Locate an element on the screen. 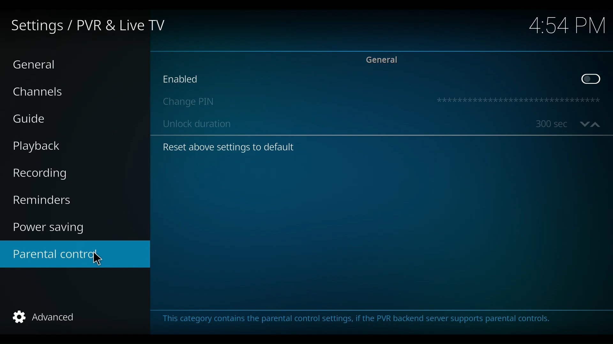  Channels is located at coordinates (36, 92).